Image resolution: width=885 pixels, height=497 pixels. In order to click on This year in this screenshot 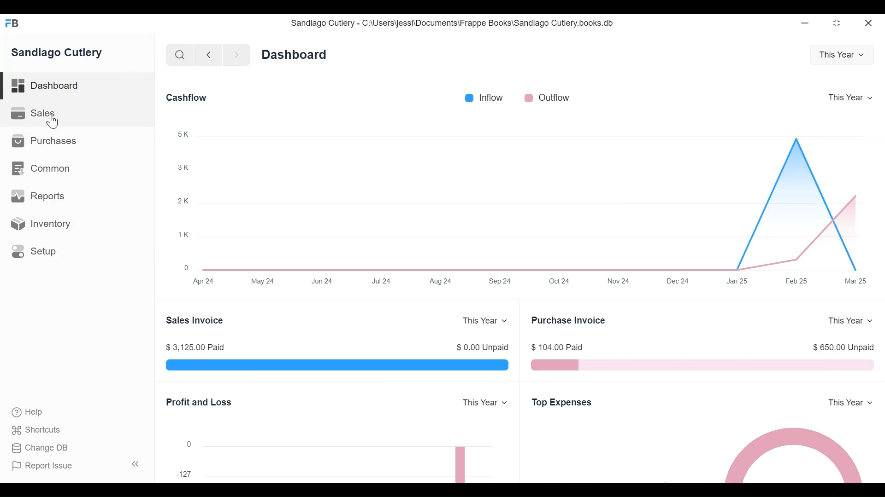, I will do `click(484, 321)`.